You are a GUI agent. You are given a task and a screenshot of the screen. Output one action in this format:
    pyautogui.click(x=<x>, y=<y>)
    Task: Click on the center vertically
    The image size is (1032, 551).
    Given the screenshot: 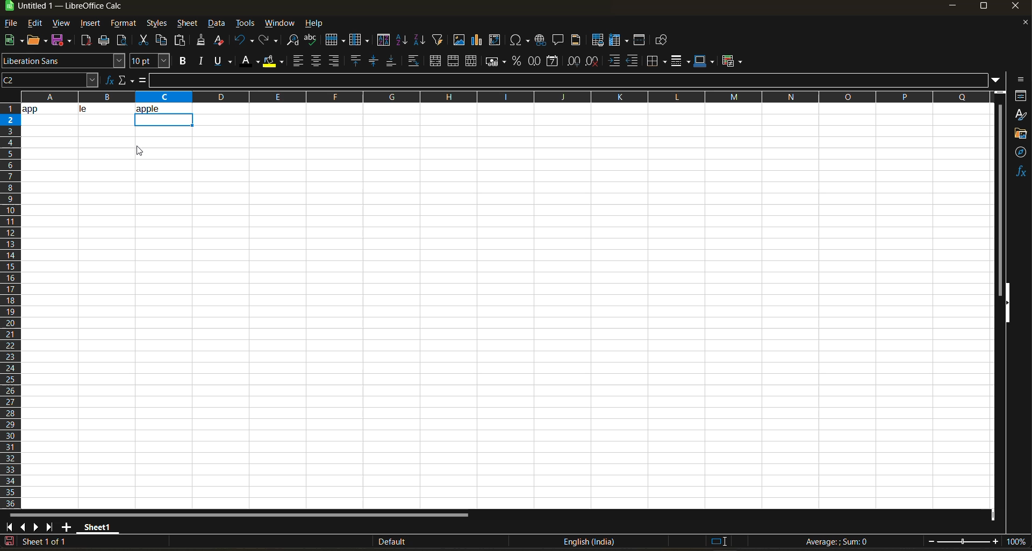 What is the action you would take?
    pyautogui.click(x=374, y=61)
    